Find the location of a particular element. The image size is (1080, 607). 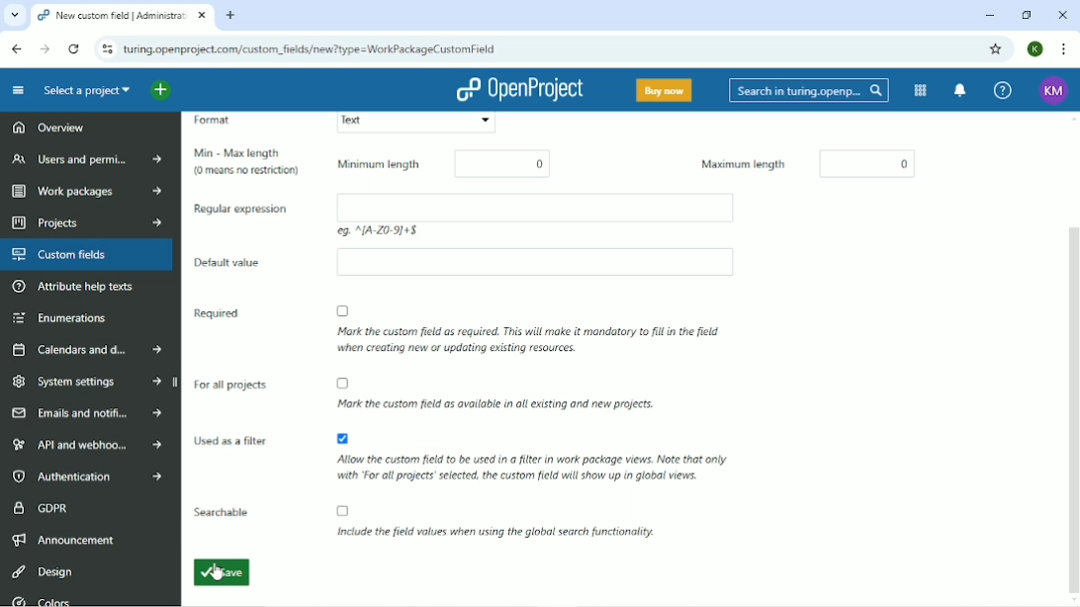

Open quick add menu is located at coordinates (173, 90).